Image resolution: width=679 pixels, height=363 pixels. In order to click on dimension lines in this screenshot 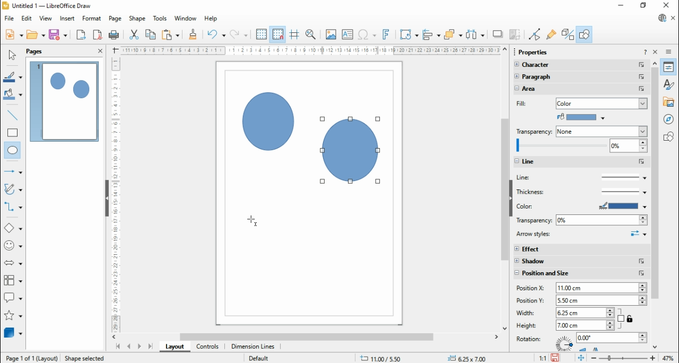, I will do `click(254, 347)`.